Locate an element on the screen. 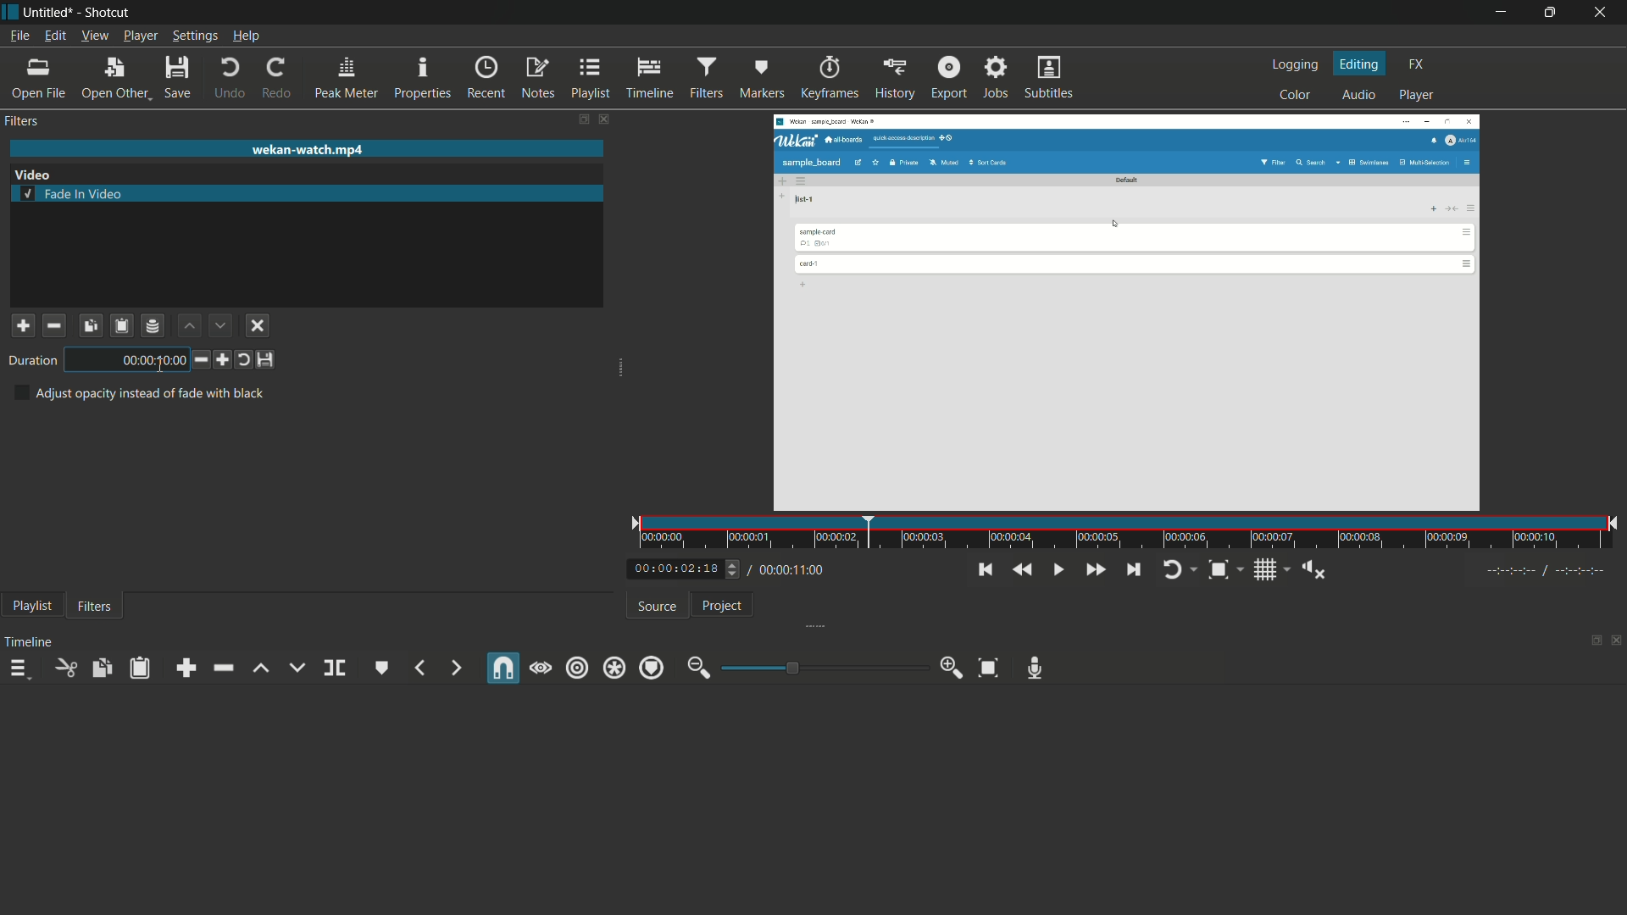  maximize is located at coordinates (1552, 13).